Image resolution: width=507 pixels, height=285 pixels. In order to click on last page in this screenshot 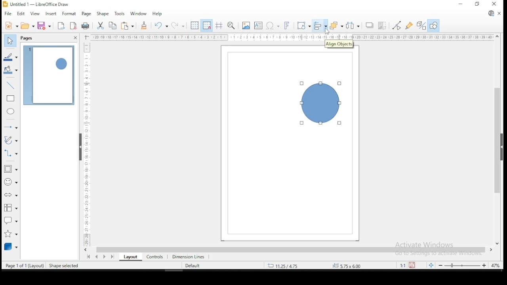, I will do `click(114, 256)`.